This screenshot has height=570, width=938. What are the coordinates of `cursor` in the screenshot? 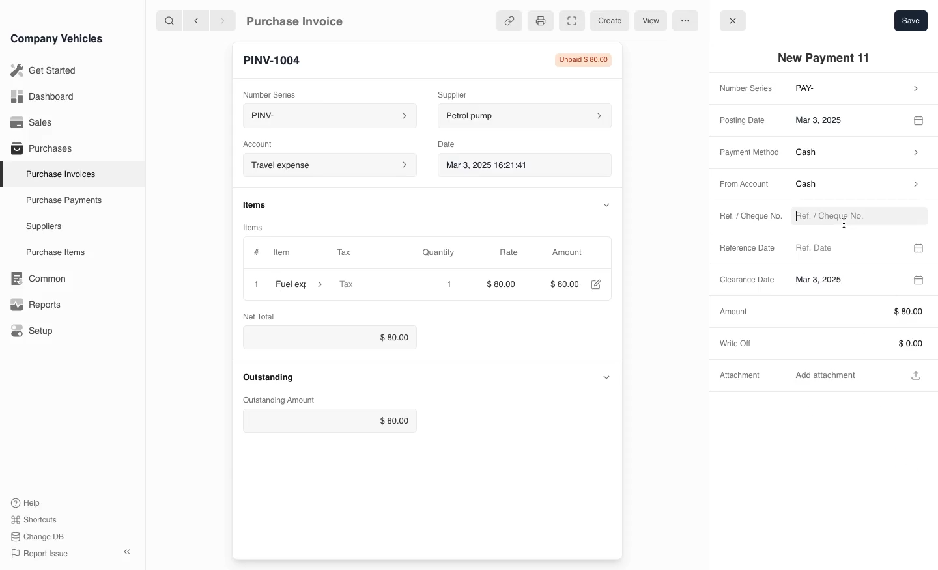 It's located at (845, 222).